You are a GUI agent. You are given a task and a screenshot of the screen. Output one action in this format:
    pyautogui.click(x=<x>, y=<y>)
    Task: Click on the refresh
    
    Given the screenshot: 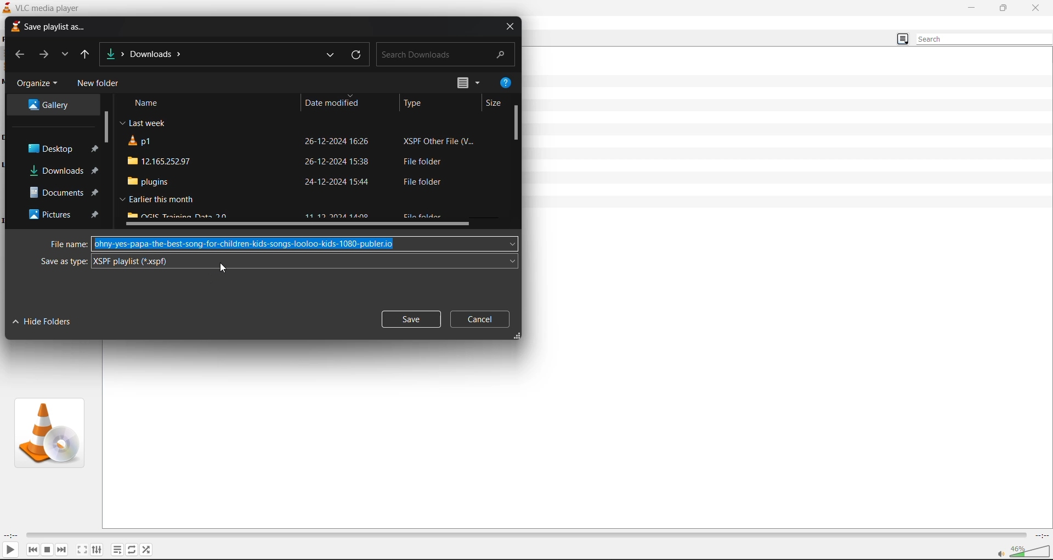 What is the action you would take?
    pyautogui.click(x=358, y=55)
    